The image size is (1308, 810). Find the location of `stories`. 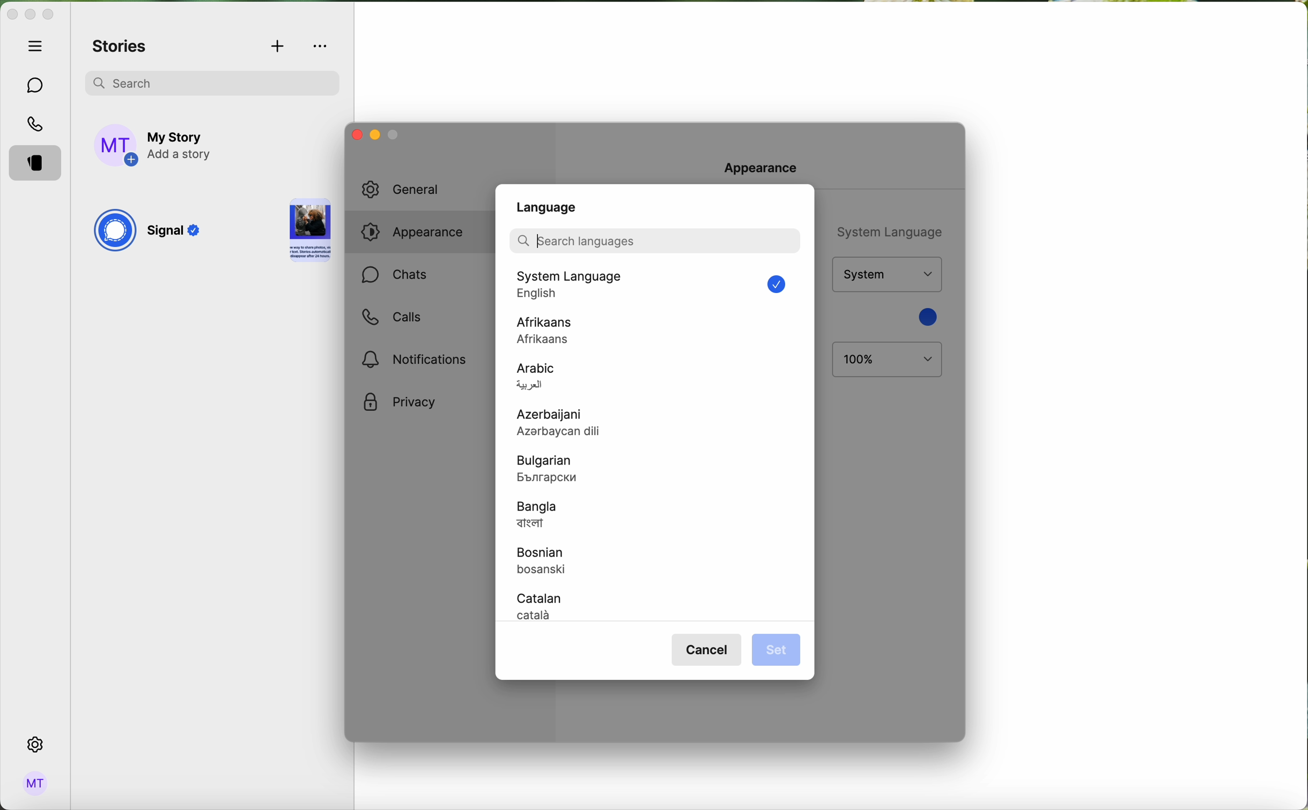

stories is located at coordinates (38, 164).